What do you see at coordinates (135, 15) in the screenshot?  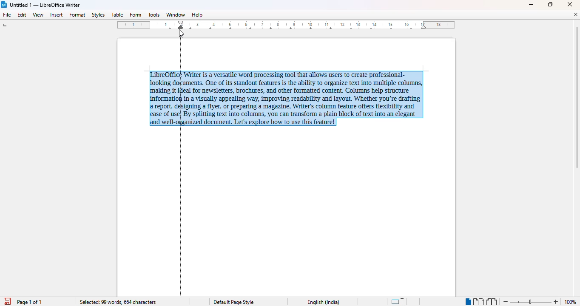 I see `form` at bounding box center [135, 15].